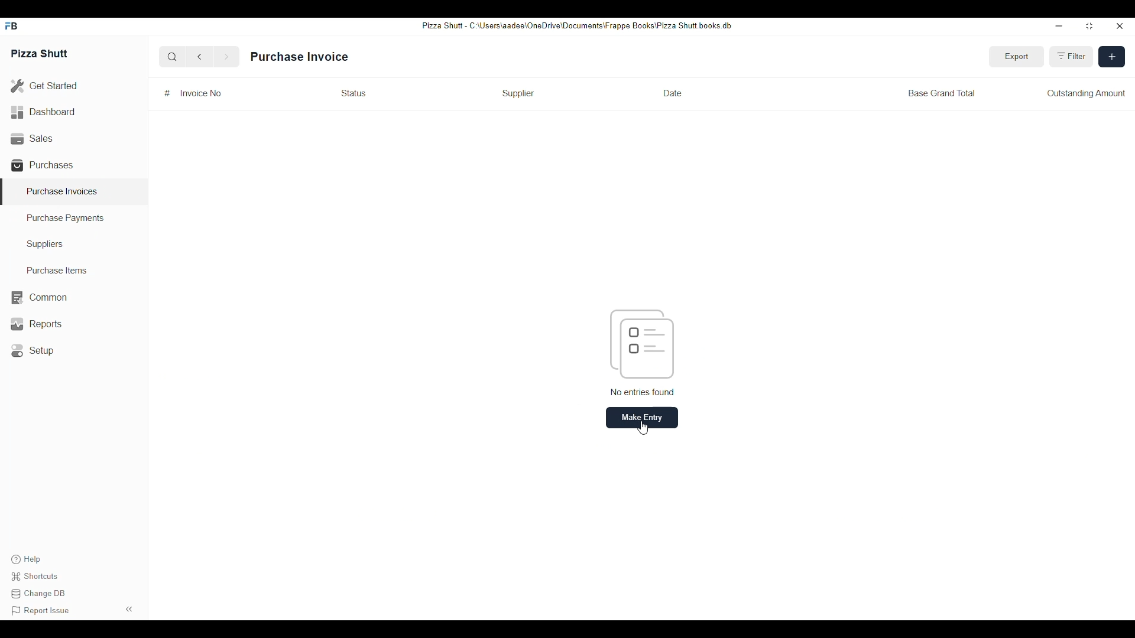 The image size is (1135, 638). What do you see at coordinates (41, 595) in the screenshot?
I see `Change DB` at bounding box center [41, 595].